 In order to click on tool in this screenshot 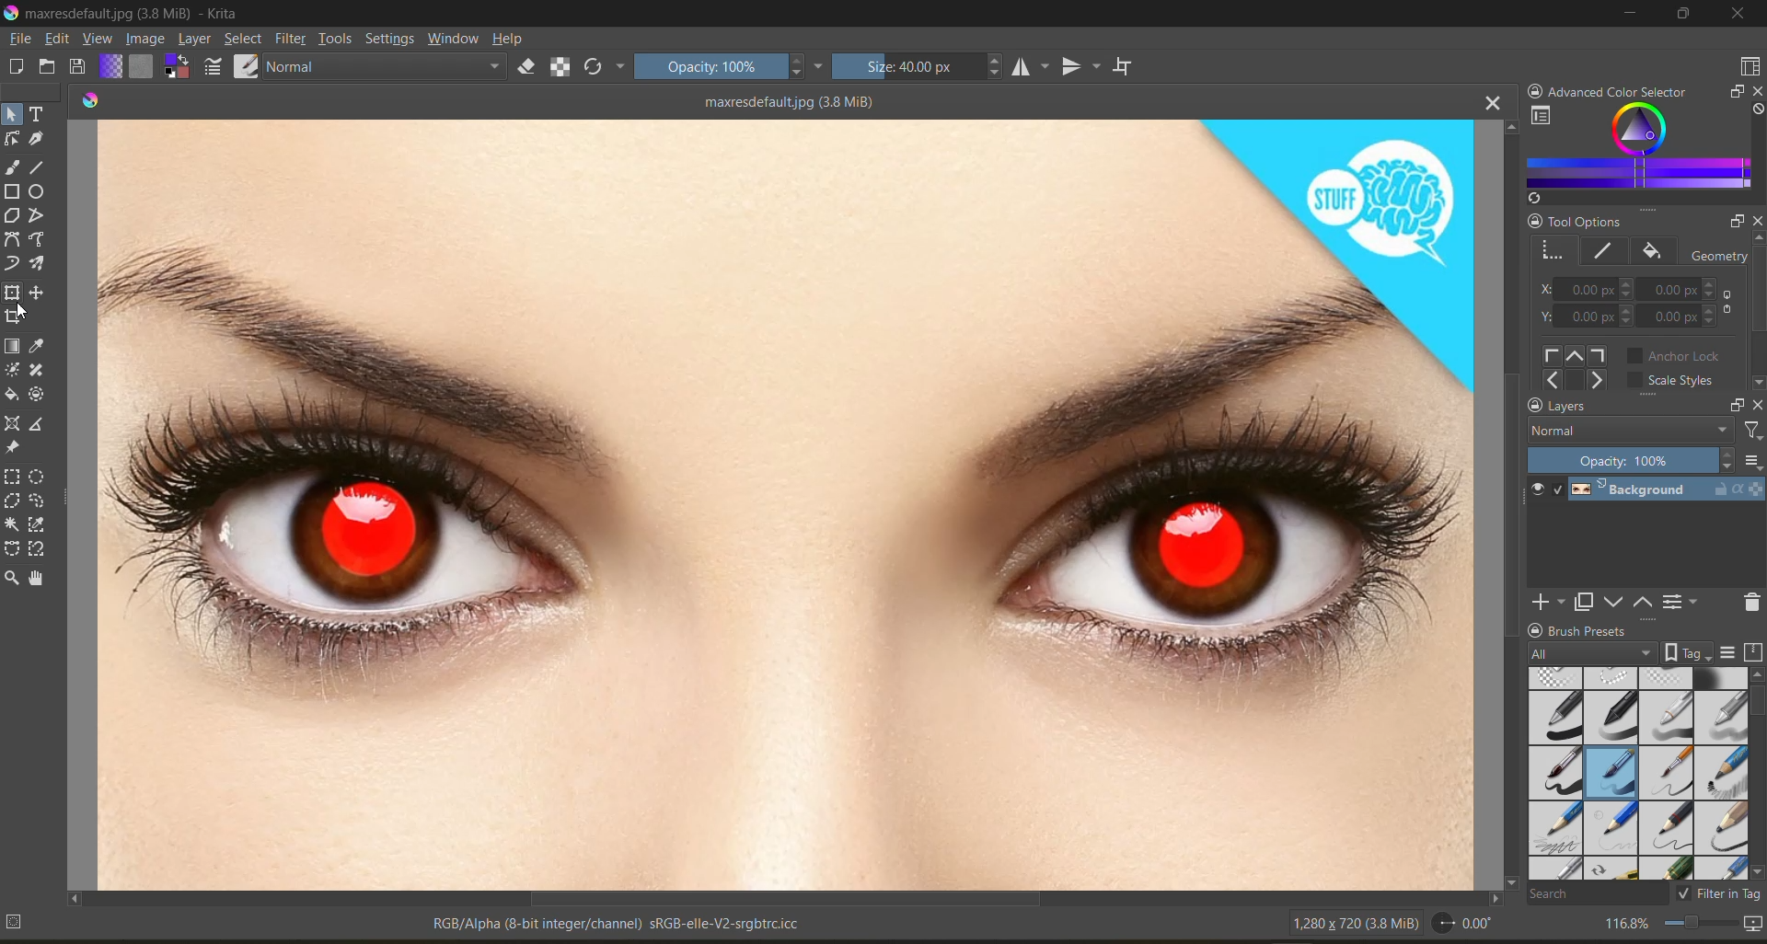, I will do `click(12, 139)`.